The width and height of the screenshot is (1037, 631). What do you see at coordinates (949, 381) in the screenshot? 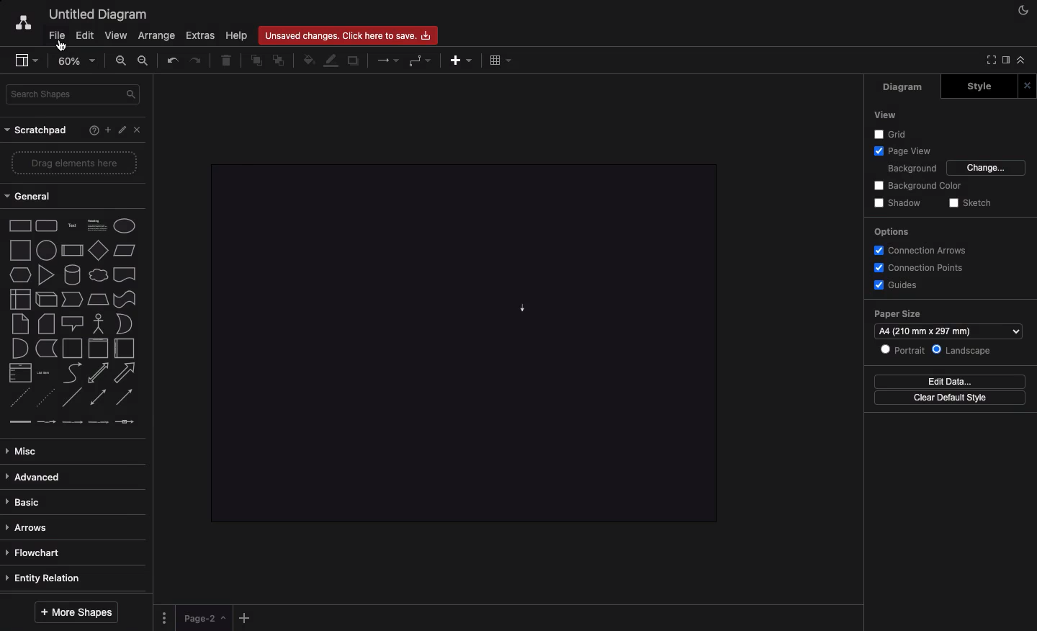
I see `Edit data` at bounding box center [949, 381].